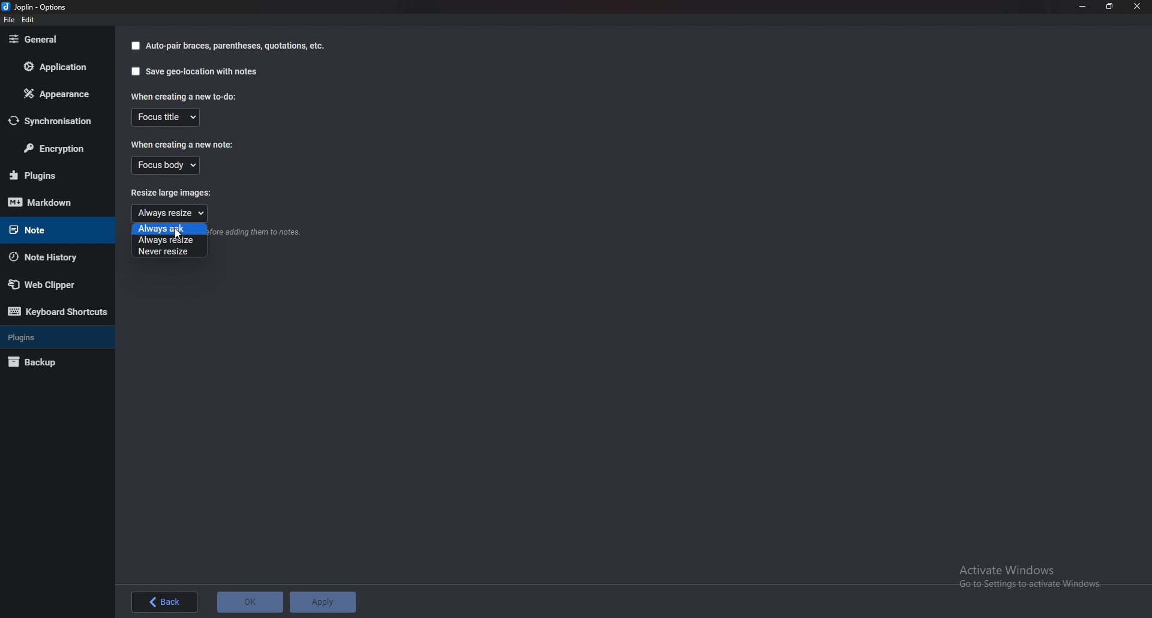 This screenshot has height=618, width=1152. I want to click on Back, so click(164, 601).